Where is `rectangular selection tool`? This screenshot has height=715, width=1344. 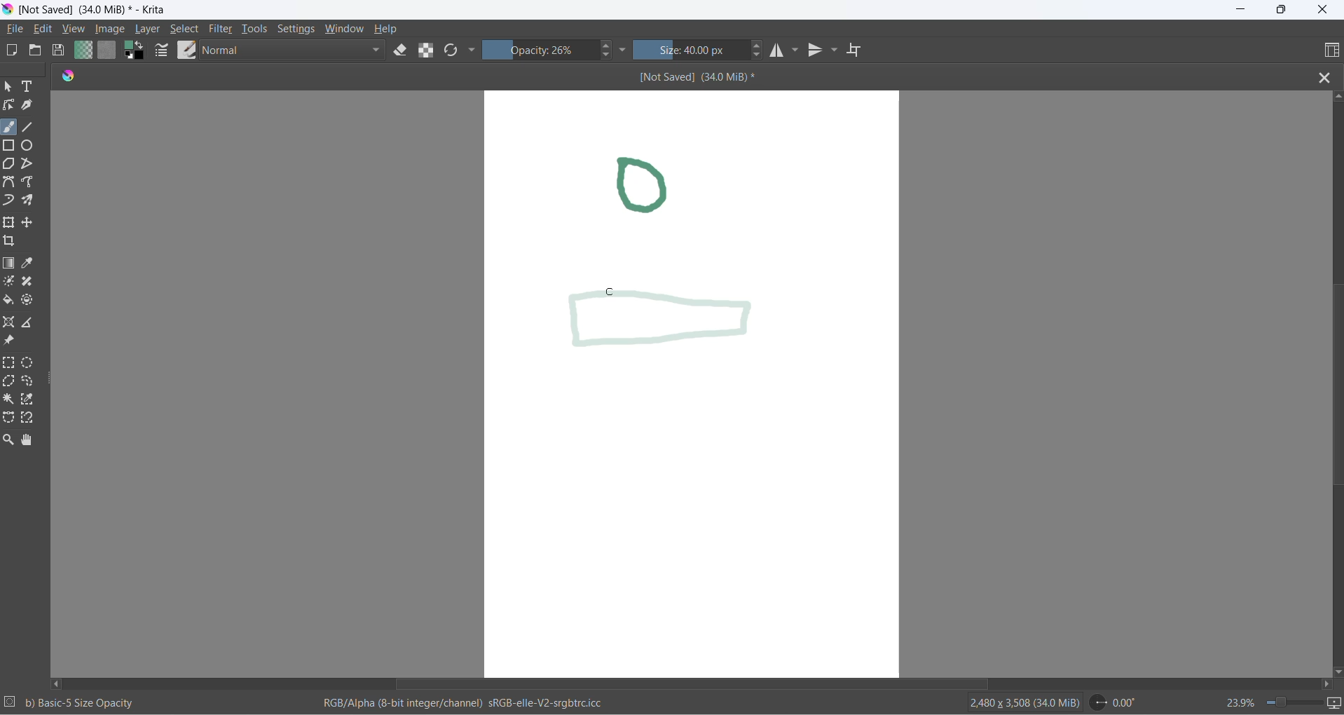 rectangular selection tool is located at coordinates (9, 365).